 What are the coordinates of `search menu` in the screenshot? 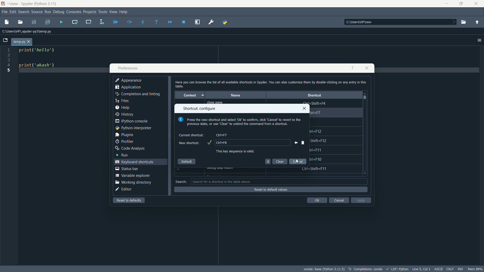 It's located at (24, 12).